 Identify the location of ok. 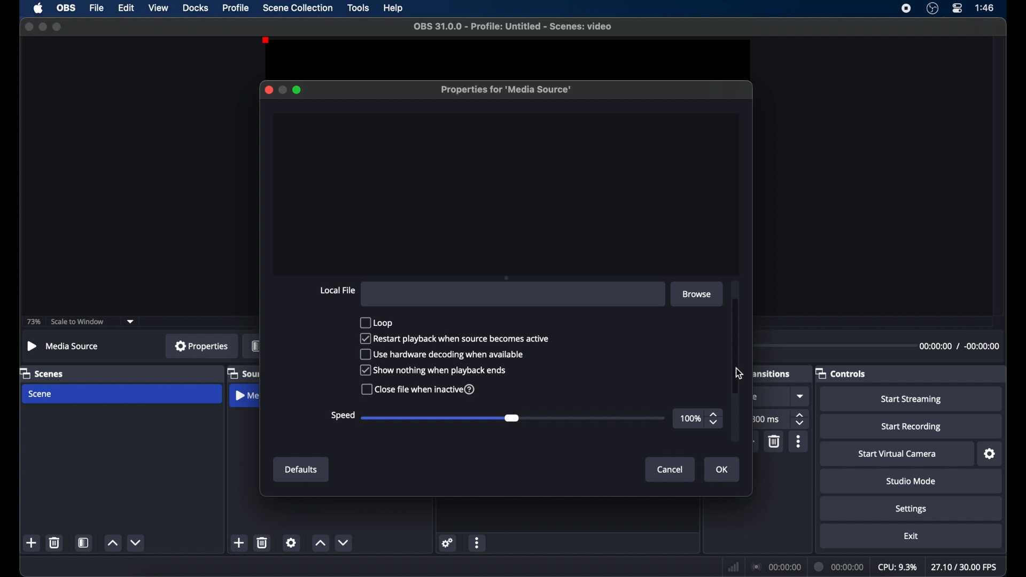
(722, 470).